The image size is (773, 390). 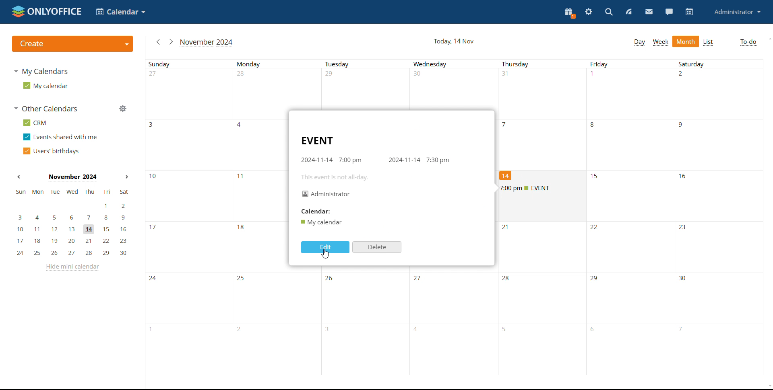 What do you see at coordinates (768, 386) in the screenshot?
I see `scroll down` at bounding box center [768, 386].